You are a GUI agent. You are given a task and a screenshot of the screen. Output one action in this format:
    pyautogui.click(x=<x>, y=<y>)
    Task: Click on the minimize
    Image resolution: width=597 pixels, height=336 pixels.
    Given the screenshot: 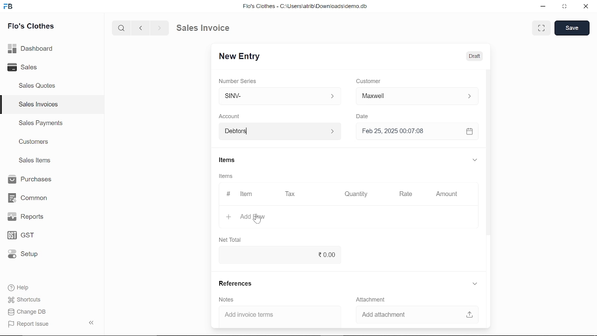 What is the action you would take?
    pyautogui.click(x=543, y=7)
    